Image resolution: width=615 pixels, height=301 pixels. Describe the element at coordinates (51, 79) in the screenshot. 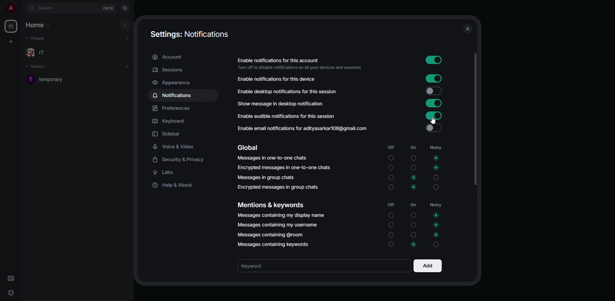

I see `room` at that location.